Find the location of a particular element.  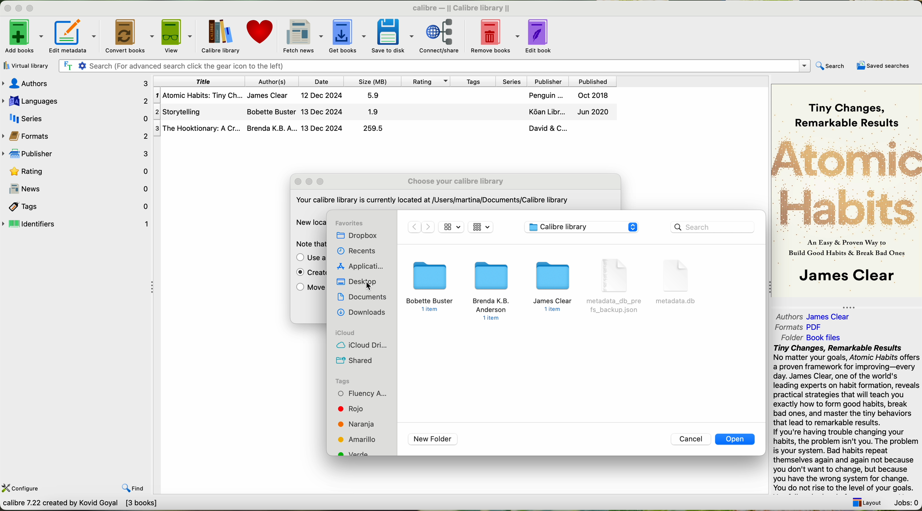

published is located at coordinates (593, 81).